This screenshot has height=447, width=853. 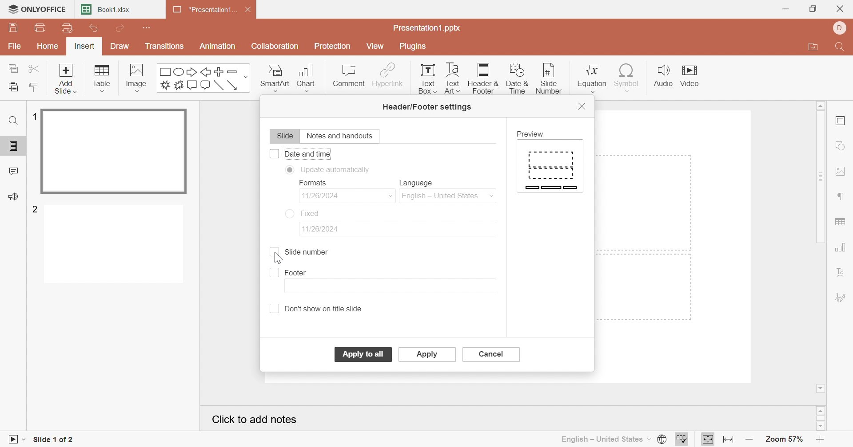 I want to click on Scroll Up, so click(x=820, y=104).